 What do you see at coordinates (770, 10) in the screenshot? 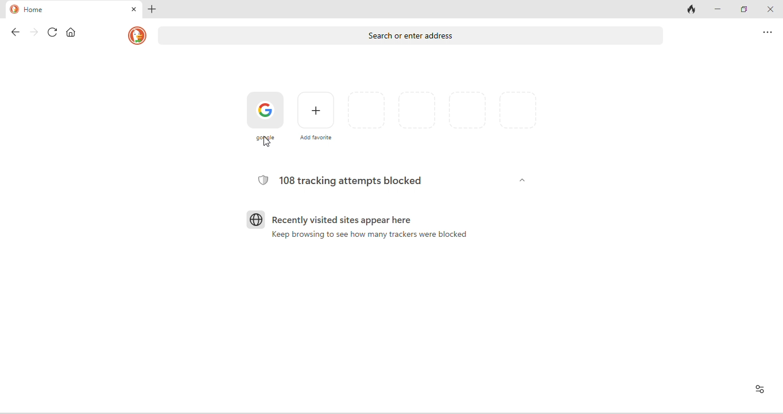
I see `close` at bounding box center [770, 10].